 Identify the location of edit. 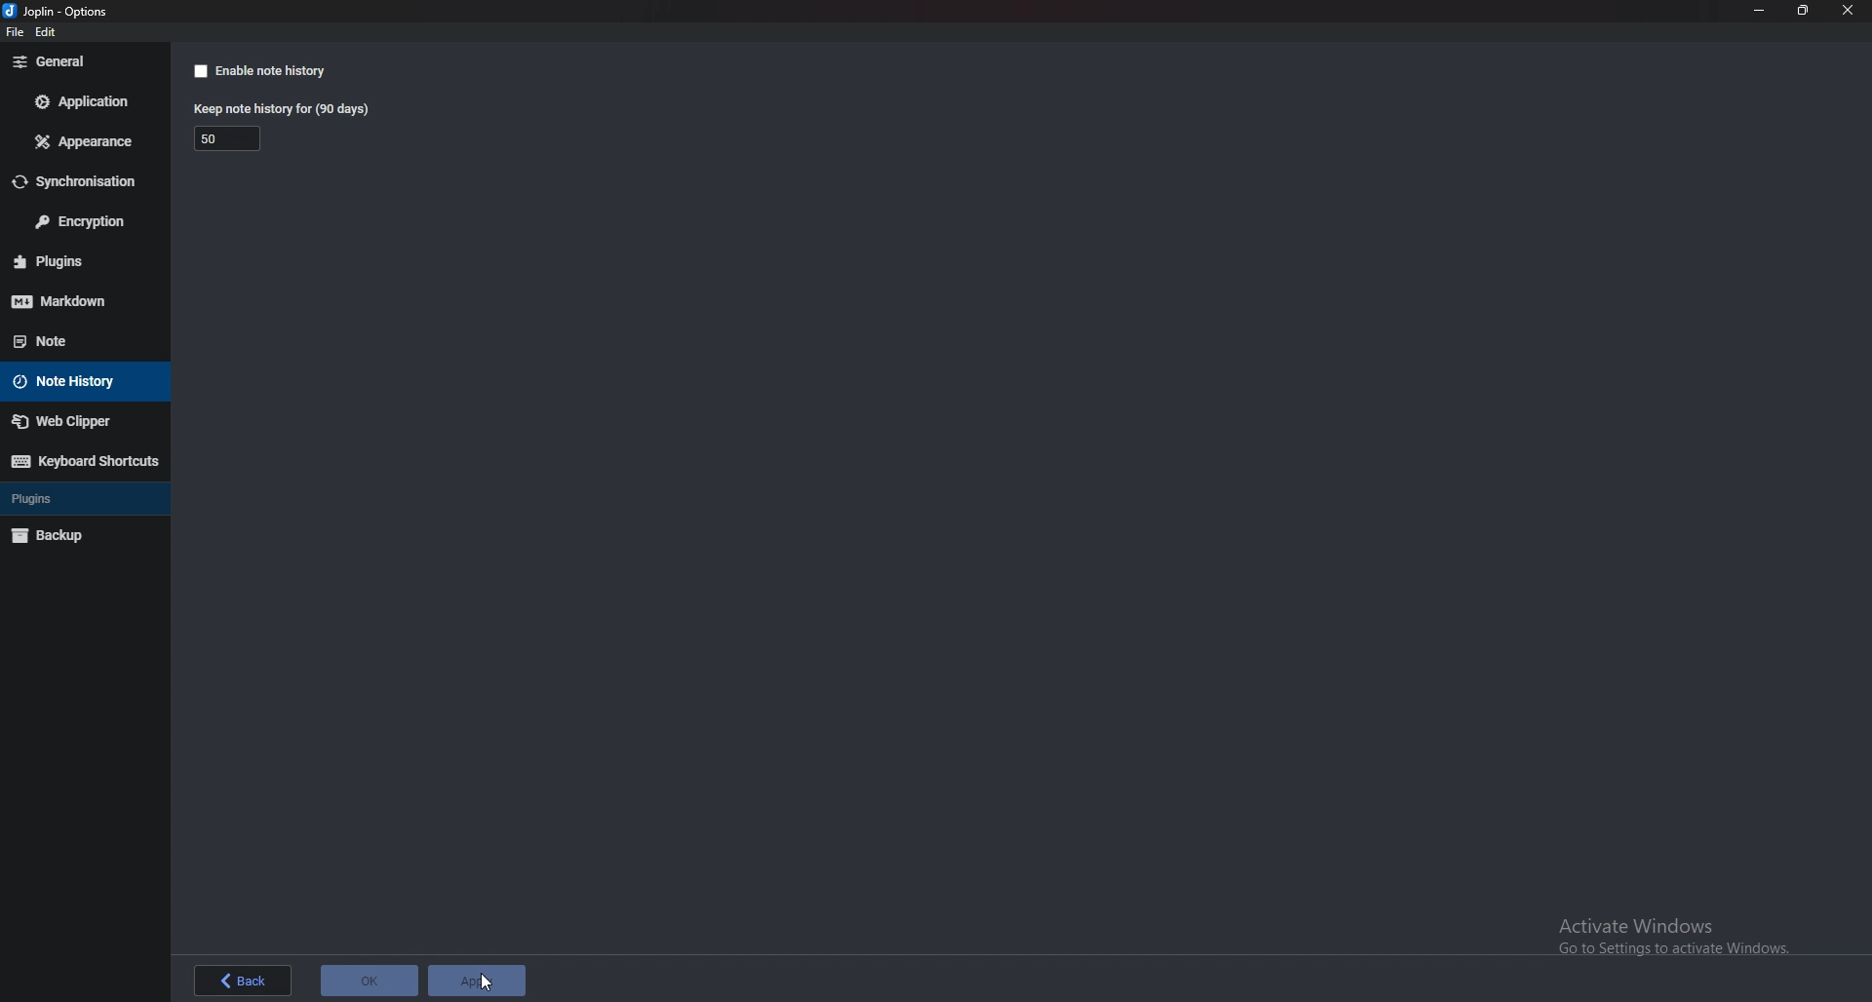
(49, 32).